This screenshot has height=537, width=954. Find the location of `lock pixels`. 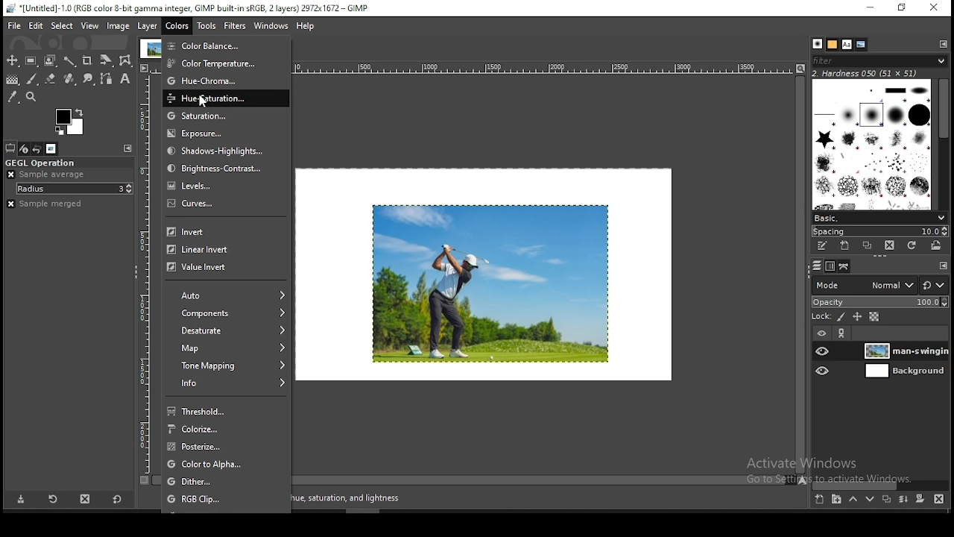

lock pixels is located at coordinates (841, 317).